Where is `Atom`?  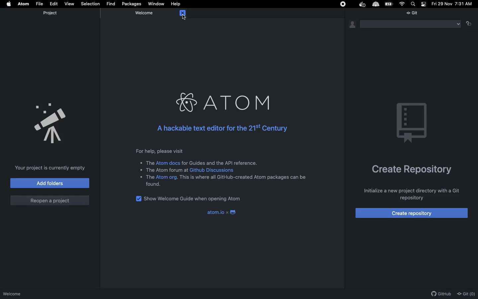 Atom is located at coordinates (23, 3).